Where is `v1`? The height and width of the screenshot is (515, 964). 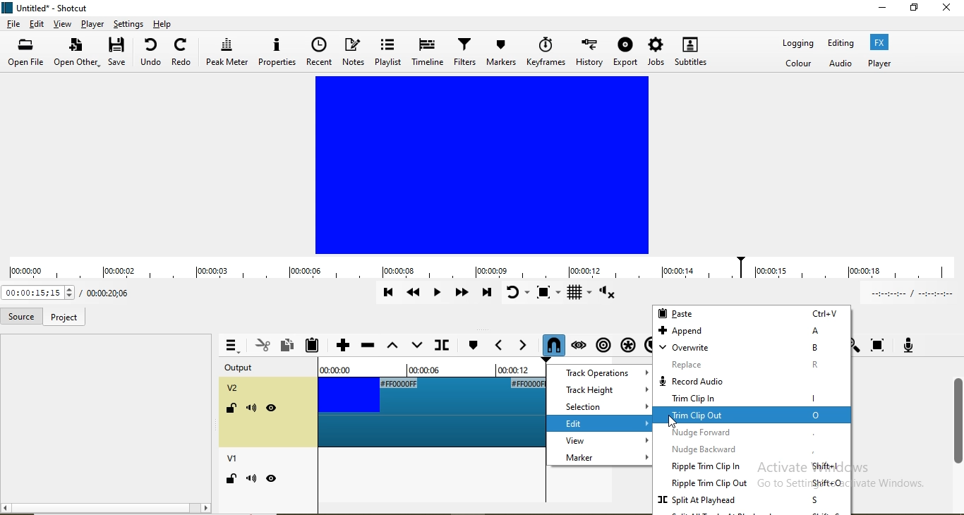
v1 is located at coordinates (234, 460).